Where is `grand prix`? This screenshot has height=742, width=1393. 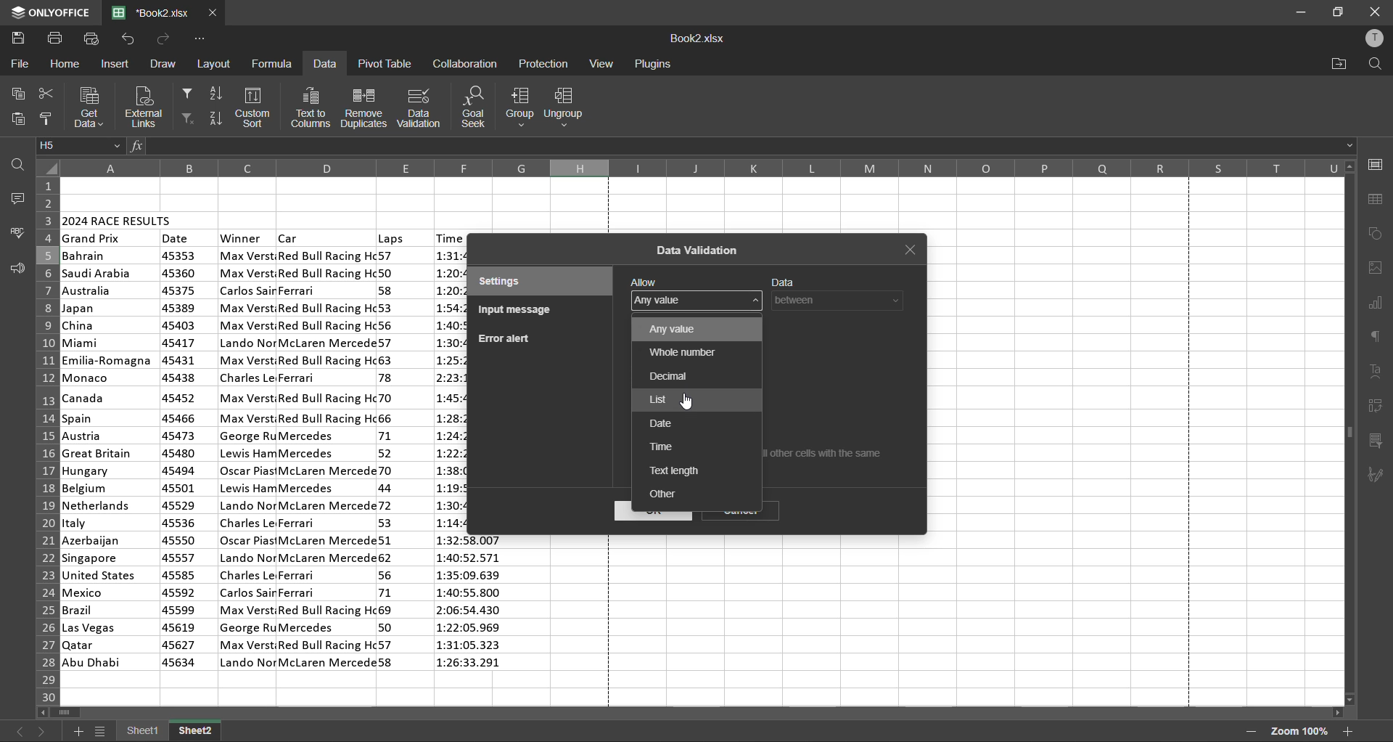
grand prix is located at coordinates (93, 239).